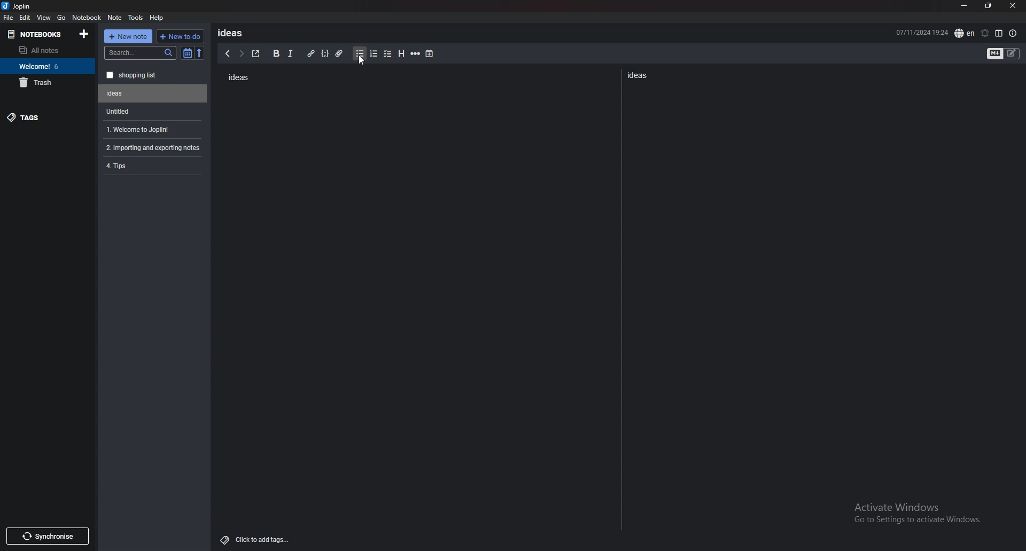  Describe the element at coordinates (199, 53) in the screenshot. I see `reverse sort order` at that location.